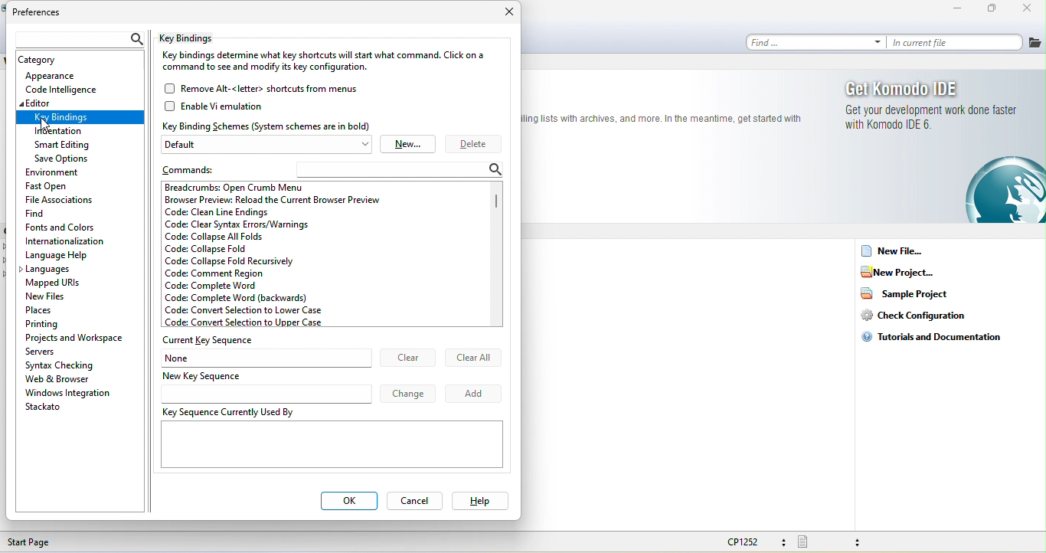 Image resolution: width=1046 pixels, height=553 pixels. What do you see at coordinates (936, 335) in the screenshot?
I see `tutorials and documentation` at bounding box center [936, 335].